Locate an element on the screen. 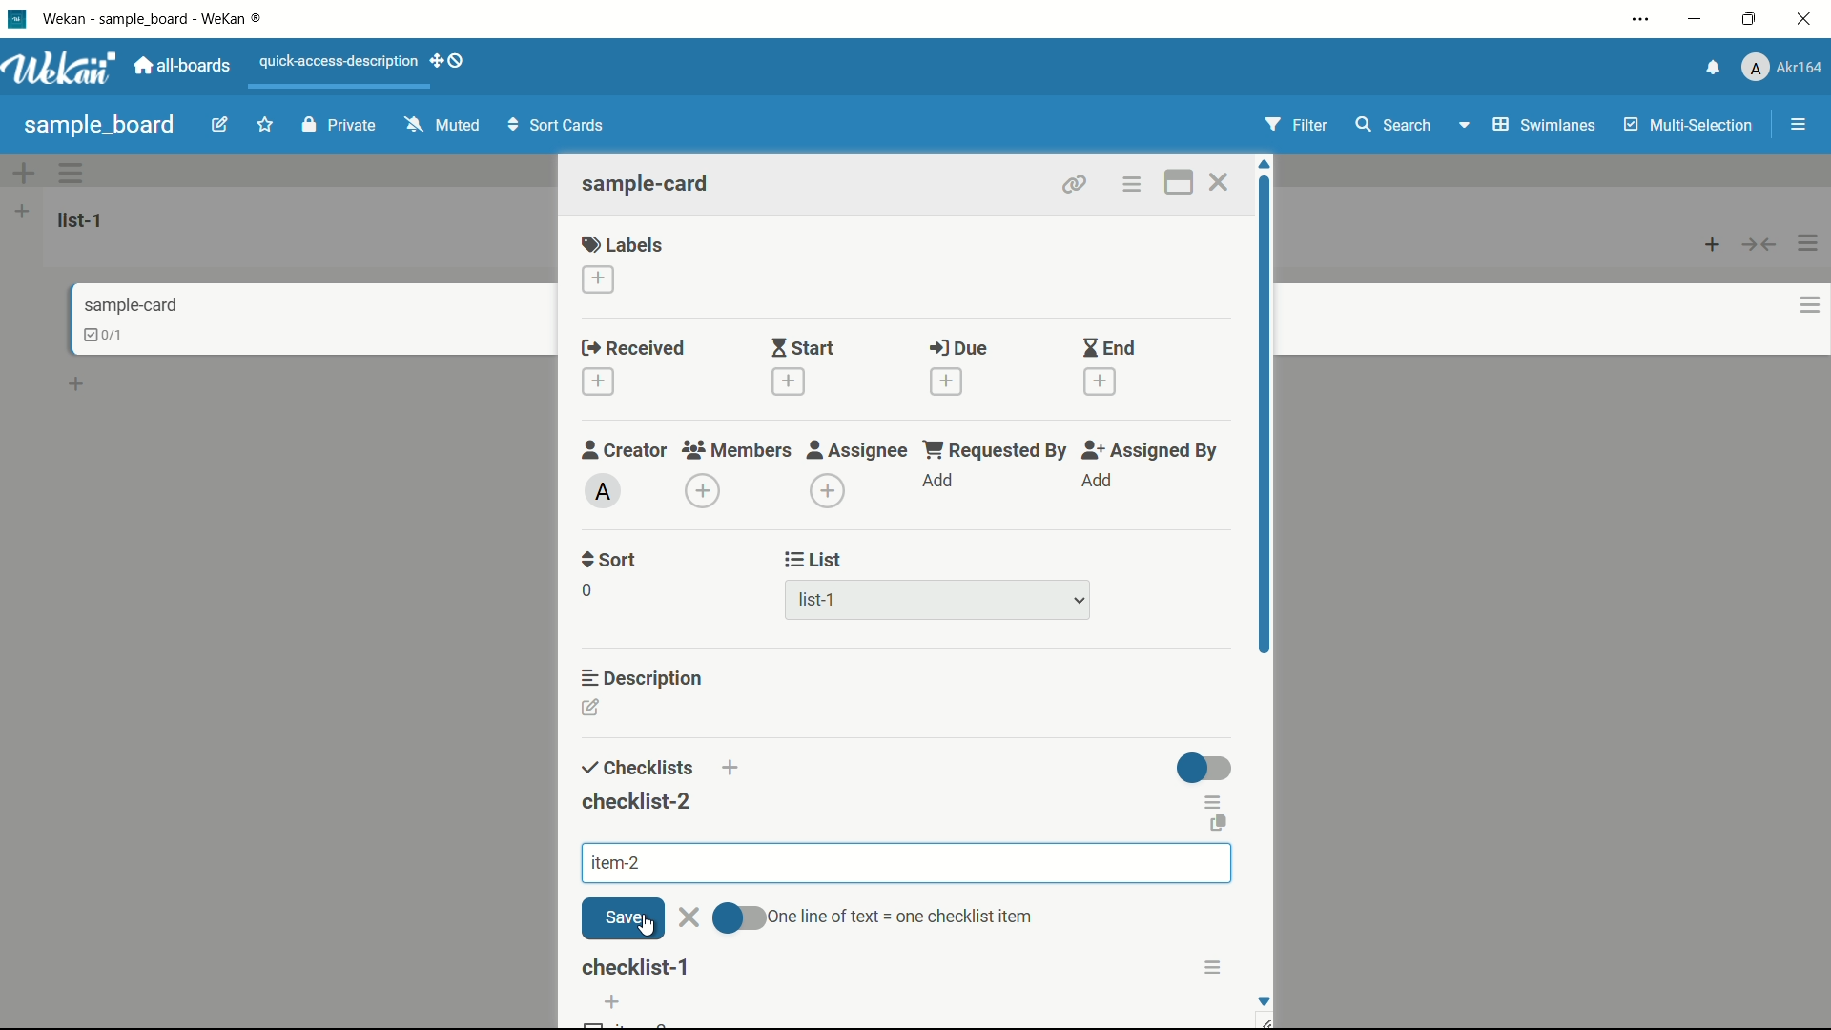 This screenshot has width=1831, height=1030. all boards is located at coordinates (184, 66).